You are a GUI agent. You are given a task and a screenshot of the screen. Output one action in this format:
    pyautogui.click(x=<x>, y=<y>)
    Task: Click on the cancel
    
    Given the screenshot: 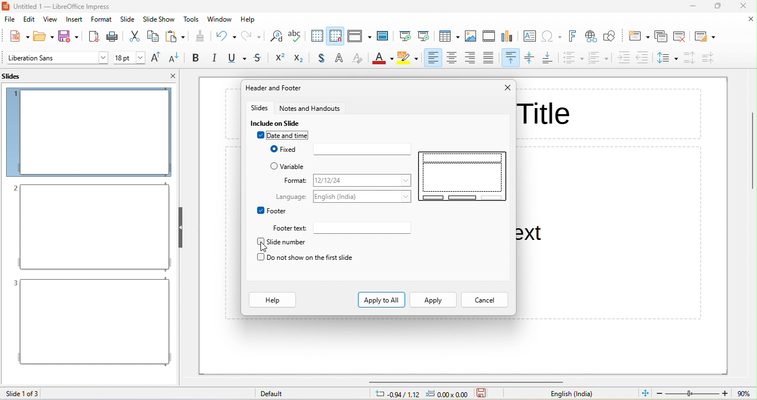 What is the action you would take?
    pyautogui.click(x=484, y=300)
    